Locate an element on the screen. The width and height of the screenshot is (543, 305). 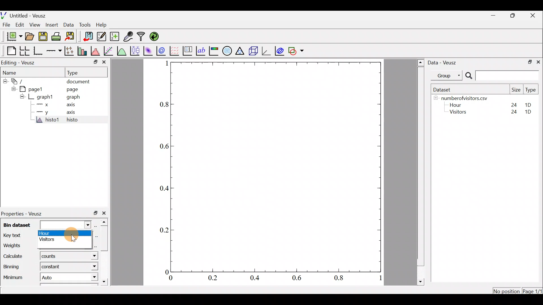
document widget is located at coordinates (18, 81).